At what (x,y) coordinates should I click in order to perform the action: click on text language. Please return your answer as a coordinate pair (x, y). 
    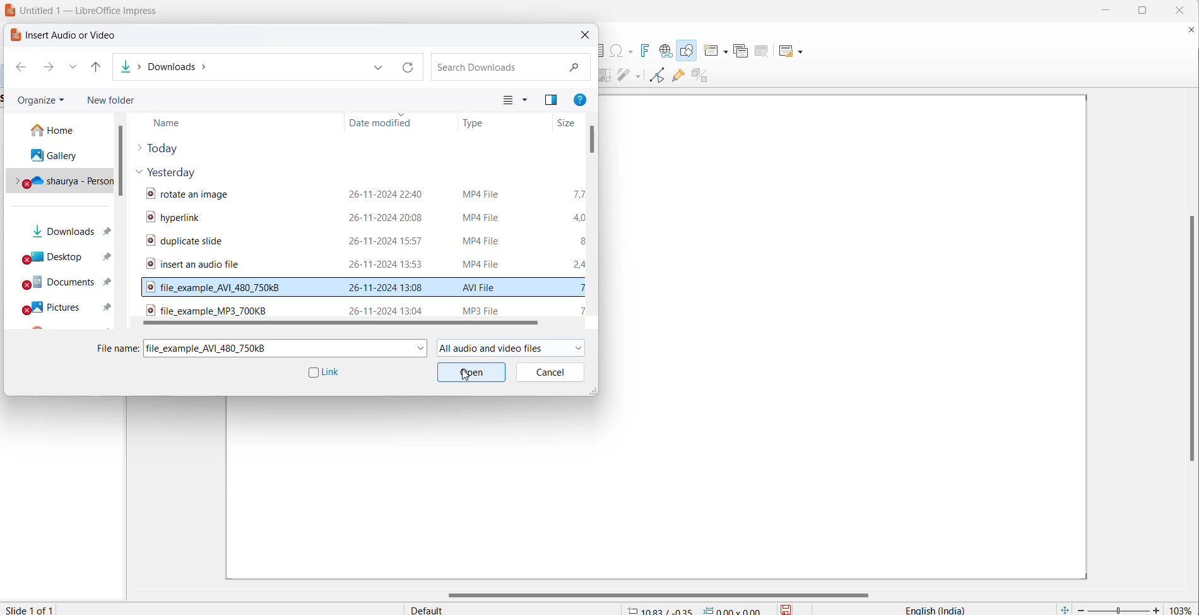
    Looking at the image, I should click on (926, 609).